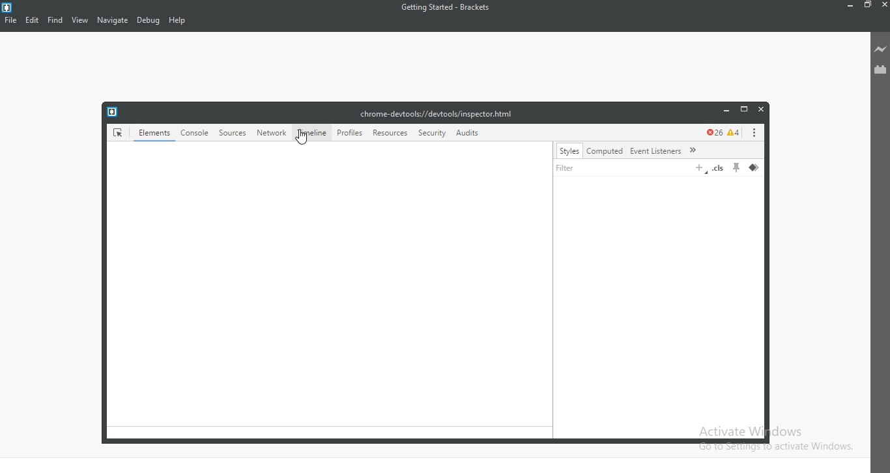  I want to click on timeline, so click(312, 132).